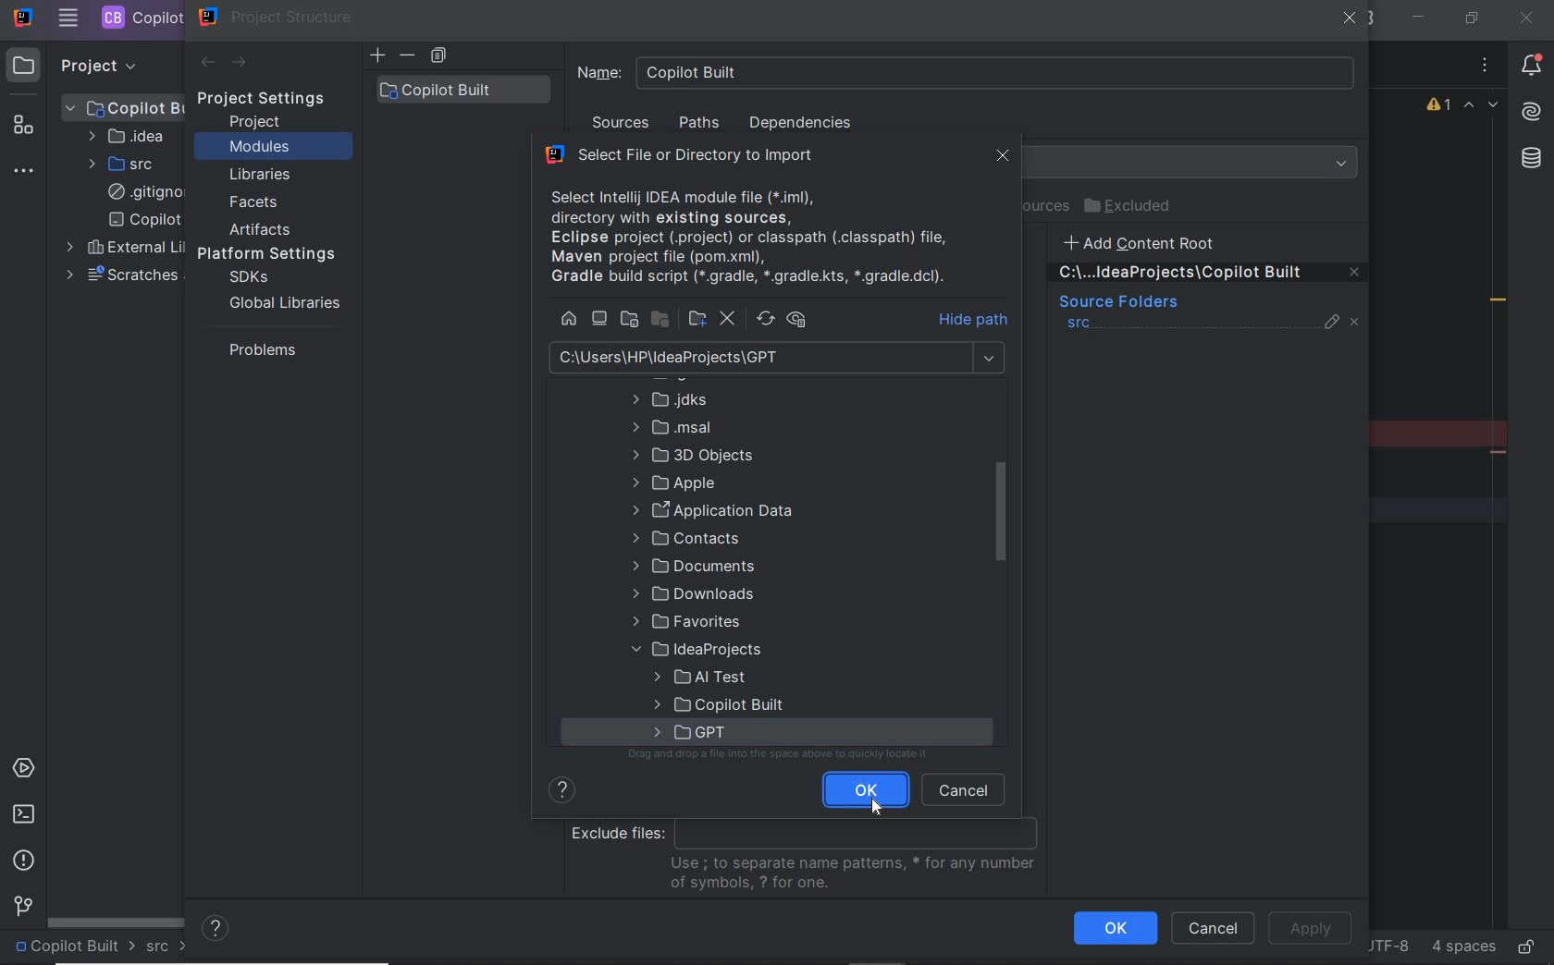 The width and height of the screenshot is (1554, 965). What do you see at coordinates (261, 176) in the screenshot?
I see `libraries` at bounding box center [261, 176].